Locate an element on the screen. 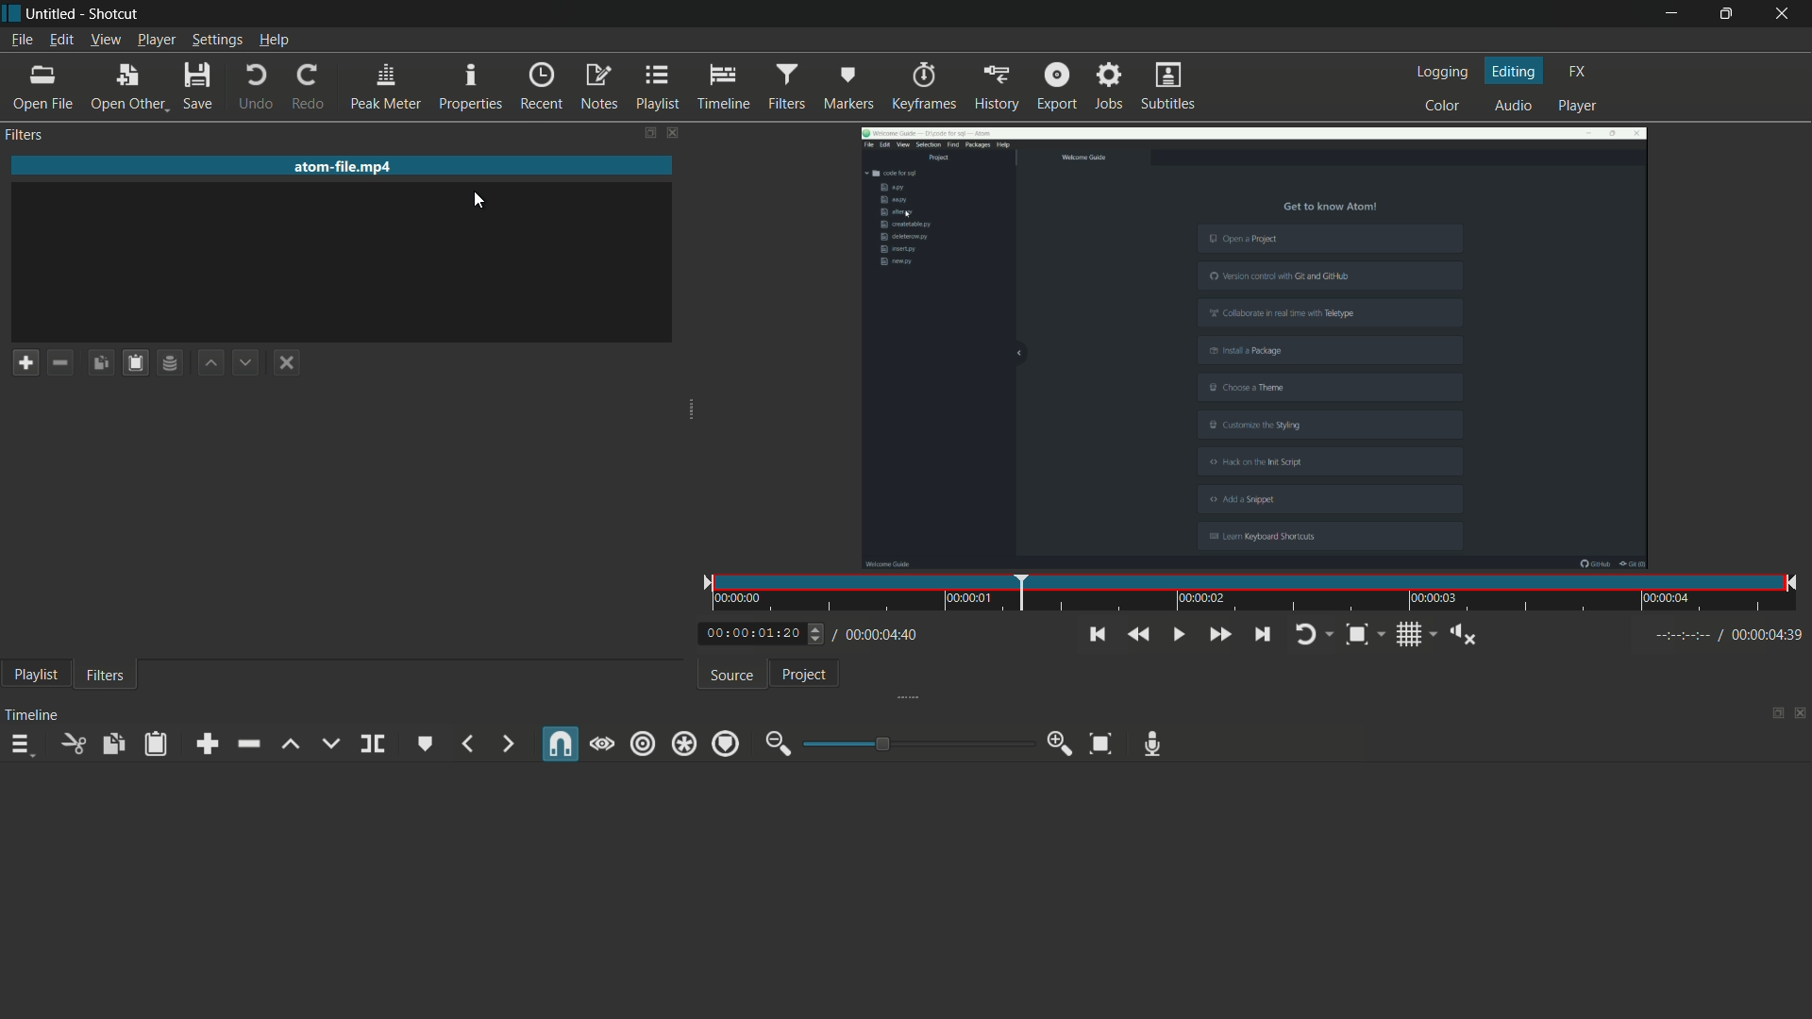 The image size is (1812, 1019). skip to the previous point is located at coordinates (1099, 634).